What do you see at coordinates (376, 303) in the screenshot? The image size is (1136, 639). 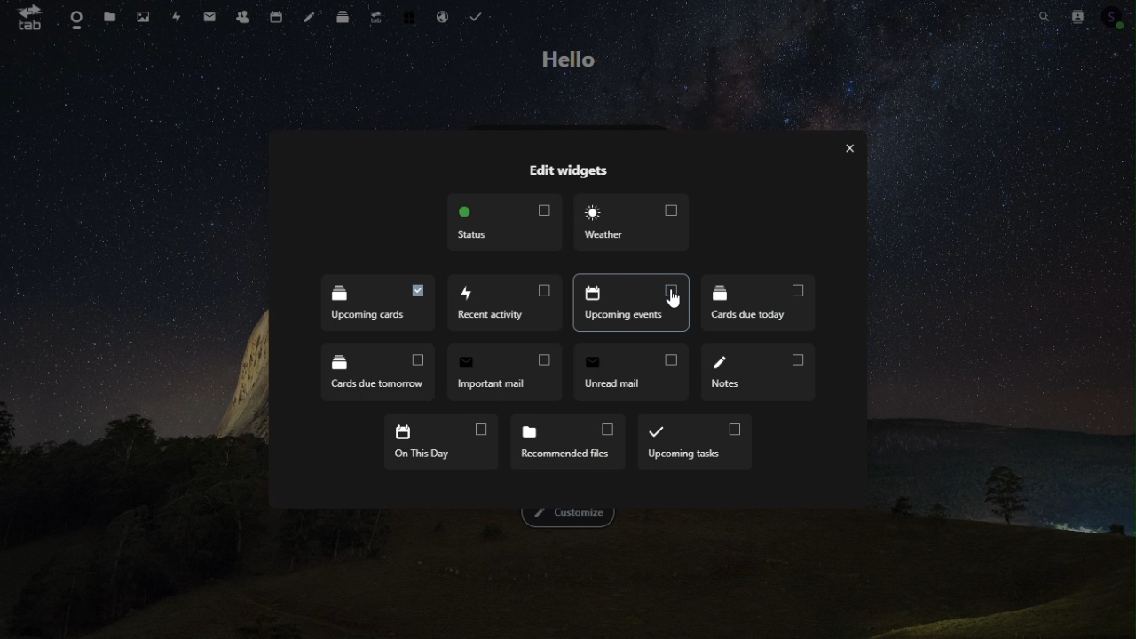 I see `Recent activity` at bounding box center [376, 303].